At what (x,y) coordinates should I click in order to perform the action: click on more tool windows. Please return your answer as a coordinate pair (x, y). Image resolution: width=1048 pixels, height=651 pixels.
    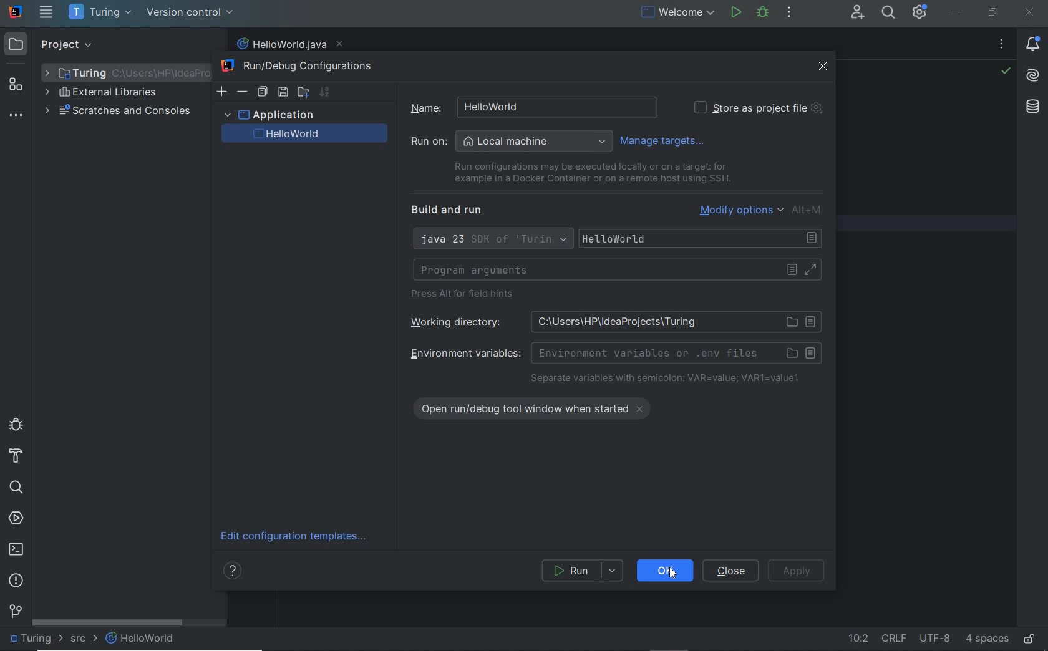
    Looking at the image, I should click on (15, 117).